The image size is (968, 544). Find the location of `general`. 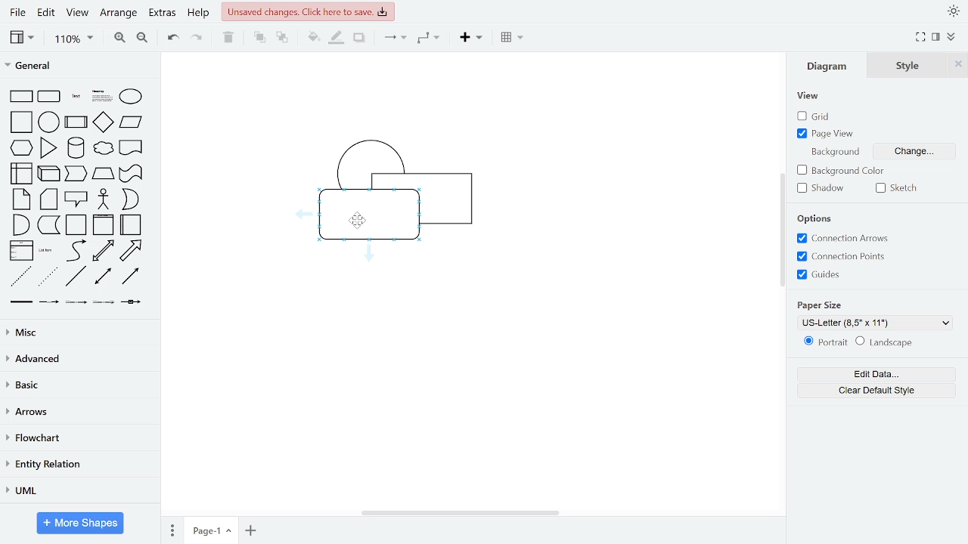

general is located at coordinates (79, 66).